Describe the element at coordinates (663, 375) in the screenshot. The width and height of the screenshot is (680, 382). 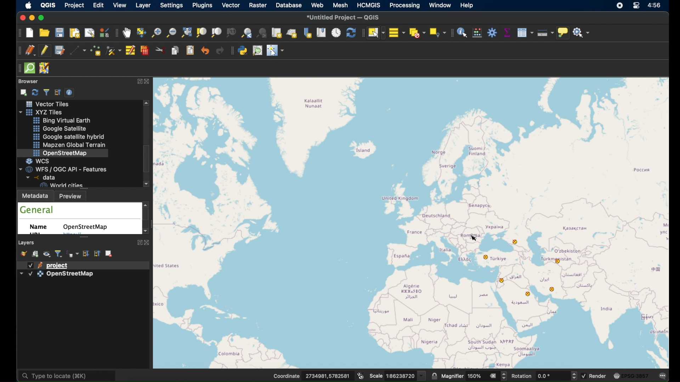
I see `messages` at that location.